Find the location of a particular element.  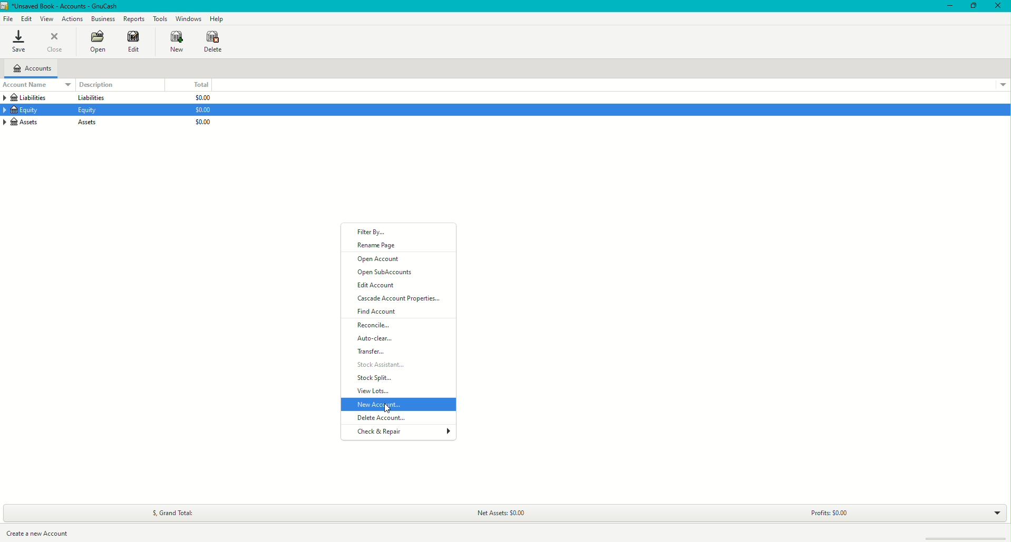

Stock Assistant is located at coordinates (383, 365).